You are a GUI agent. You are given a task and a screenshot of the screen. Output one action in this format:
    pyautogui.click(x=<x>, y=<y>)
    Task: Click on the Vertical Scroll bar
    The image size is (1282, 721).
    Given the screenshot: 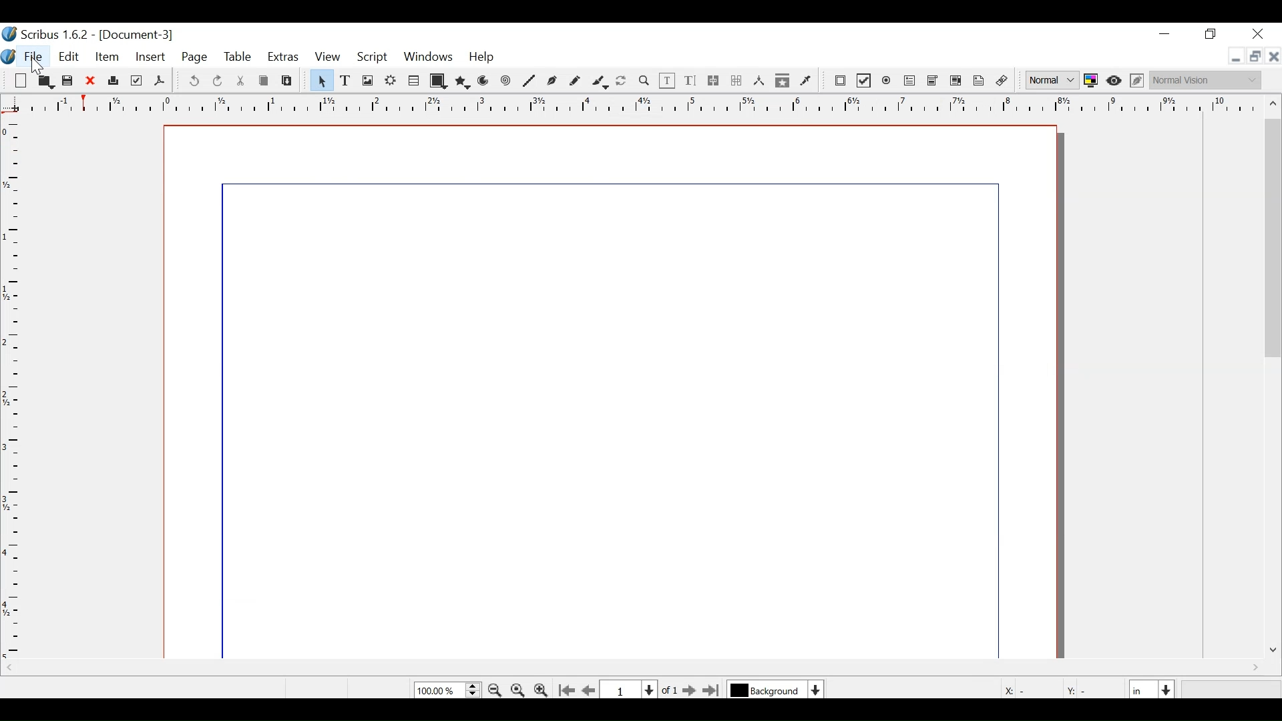 What is the action you would take?
    pyautogui.click(x=1274, y=237)
    